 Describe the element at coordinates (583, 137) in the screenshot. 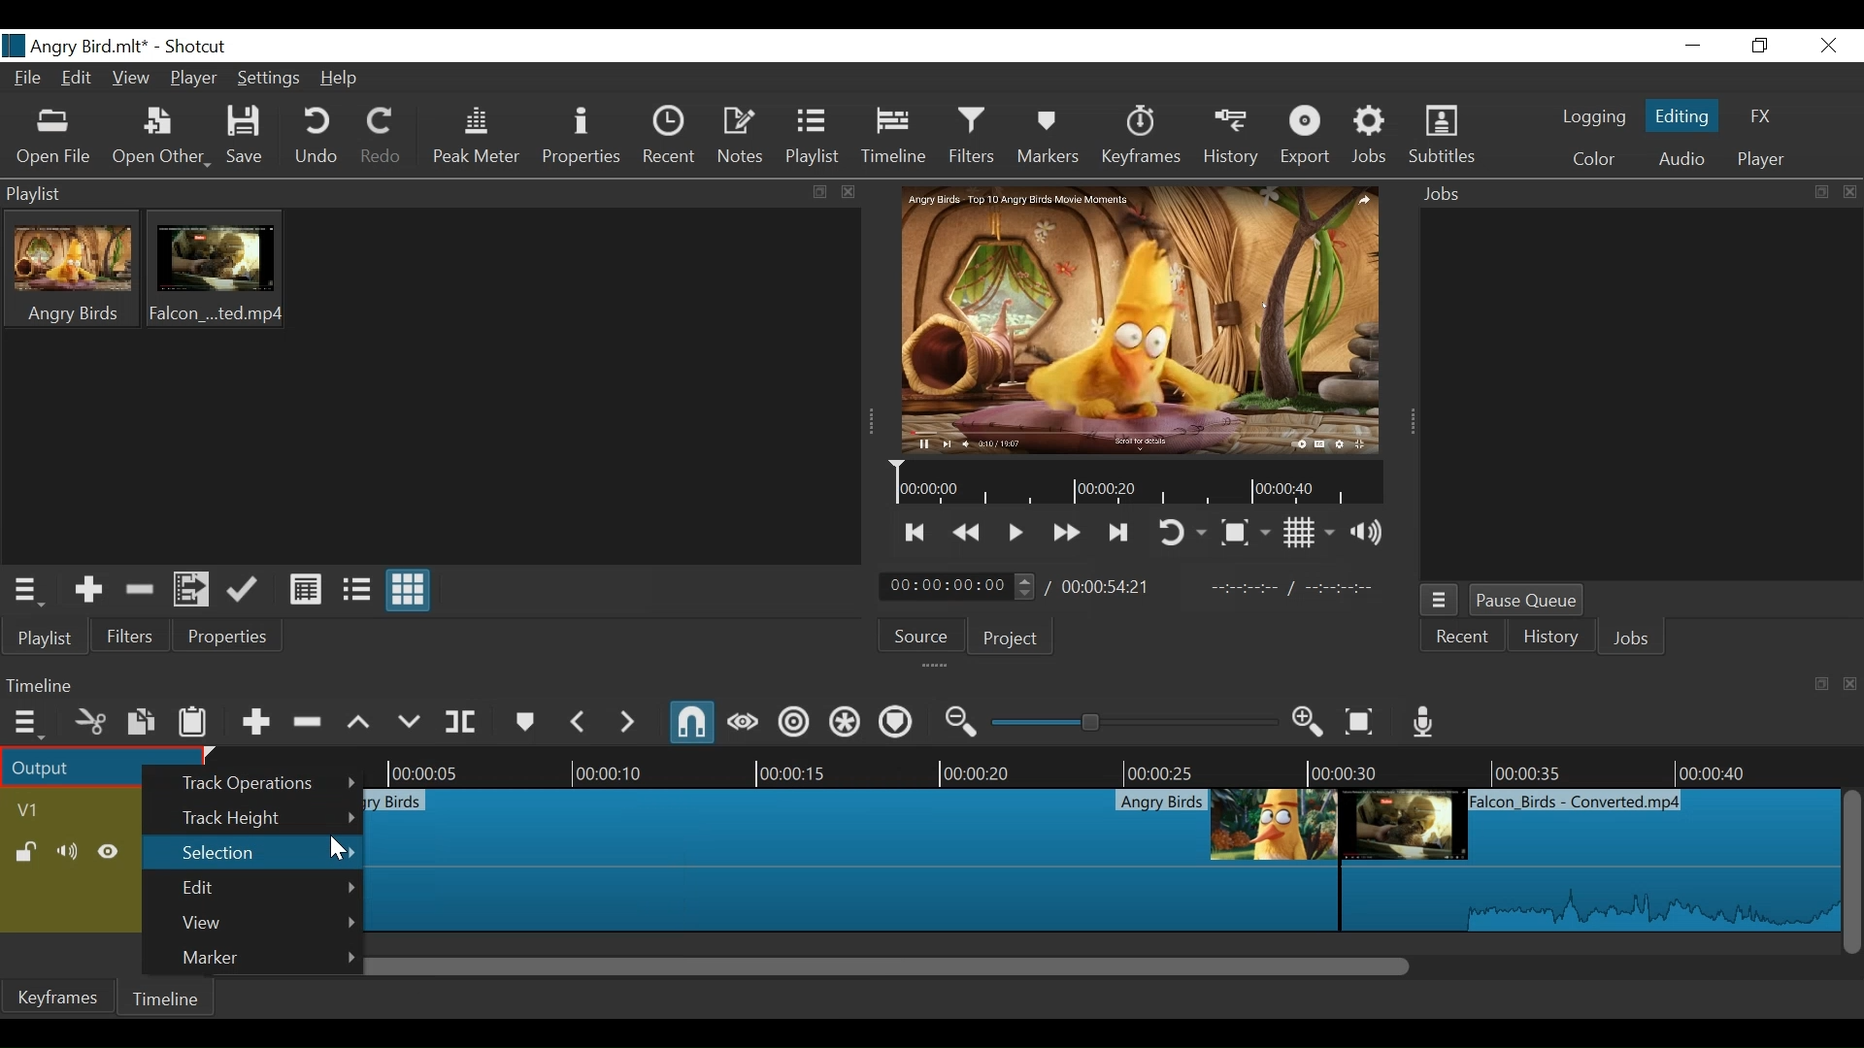

I see `Properties` at that location.